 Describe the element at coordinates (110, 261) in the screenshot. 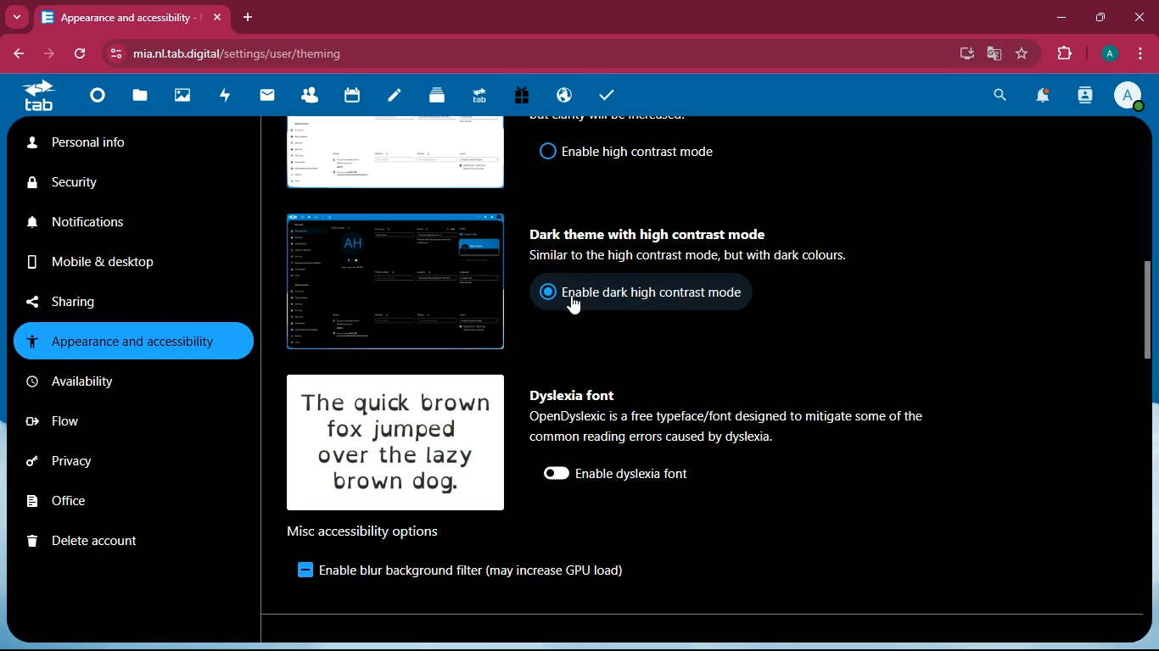

I see `mobile` at that location.